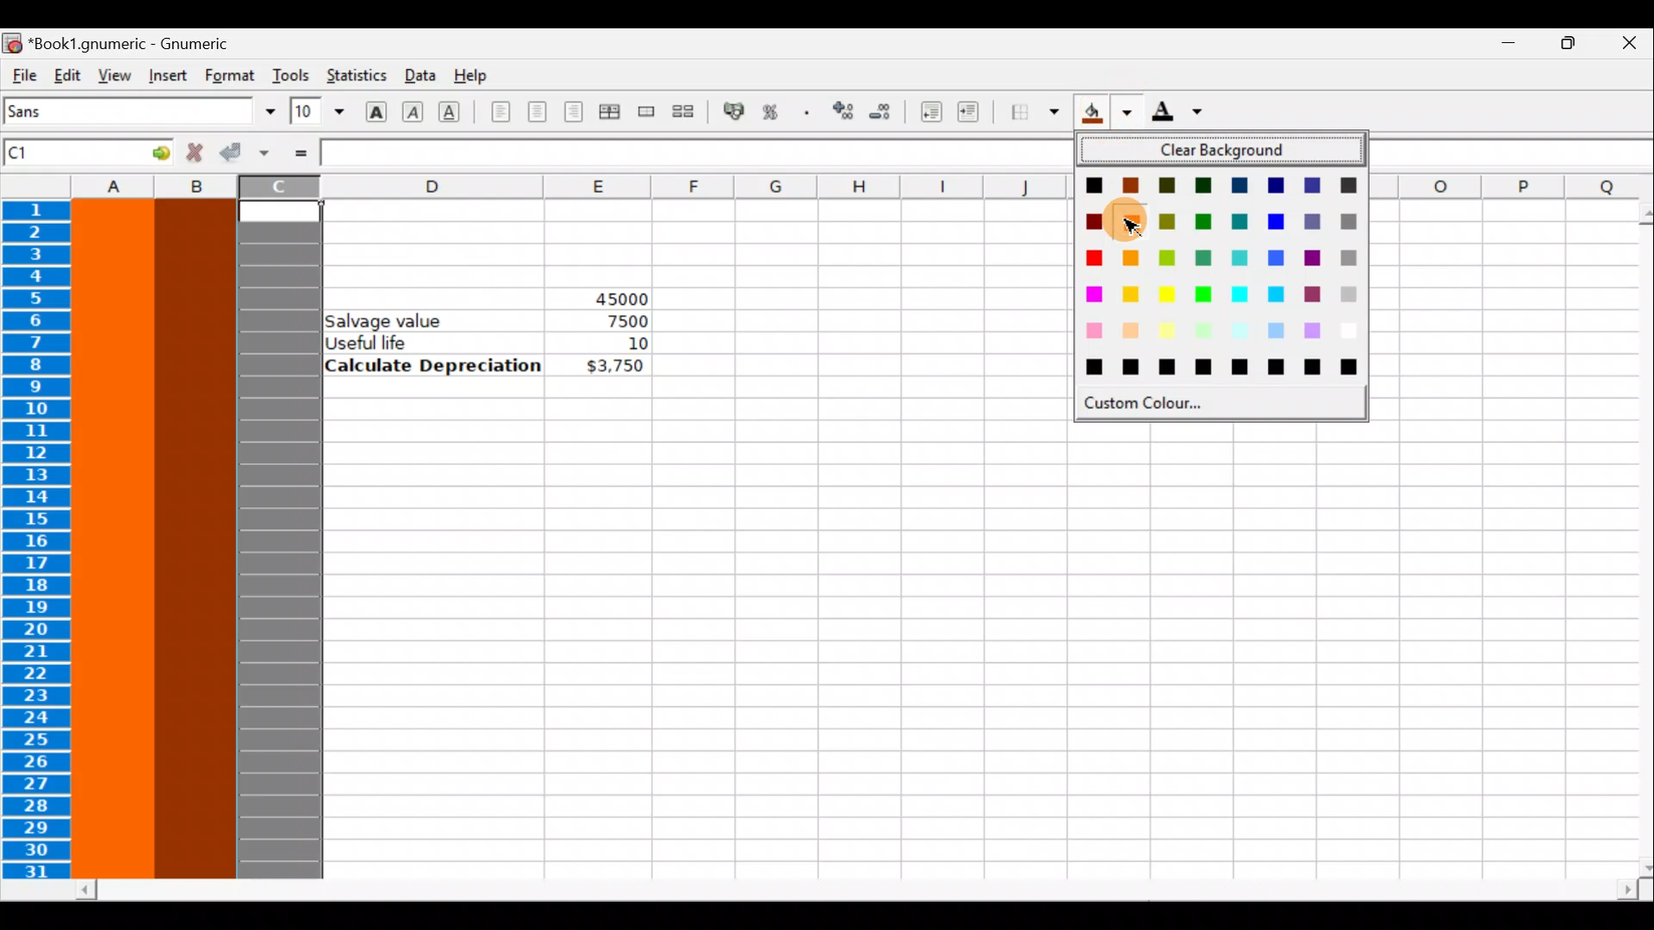 This screenshot has width=1654, height=930. I want to click on Selected Column A highlighted with color, so click(114, 540).